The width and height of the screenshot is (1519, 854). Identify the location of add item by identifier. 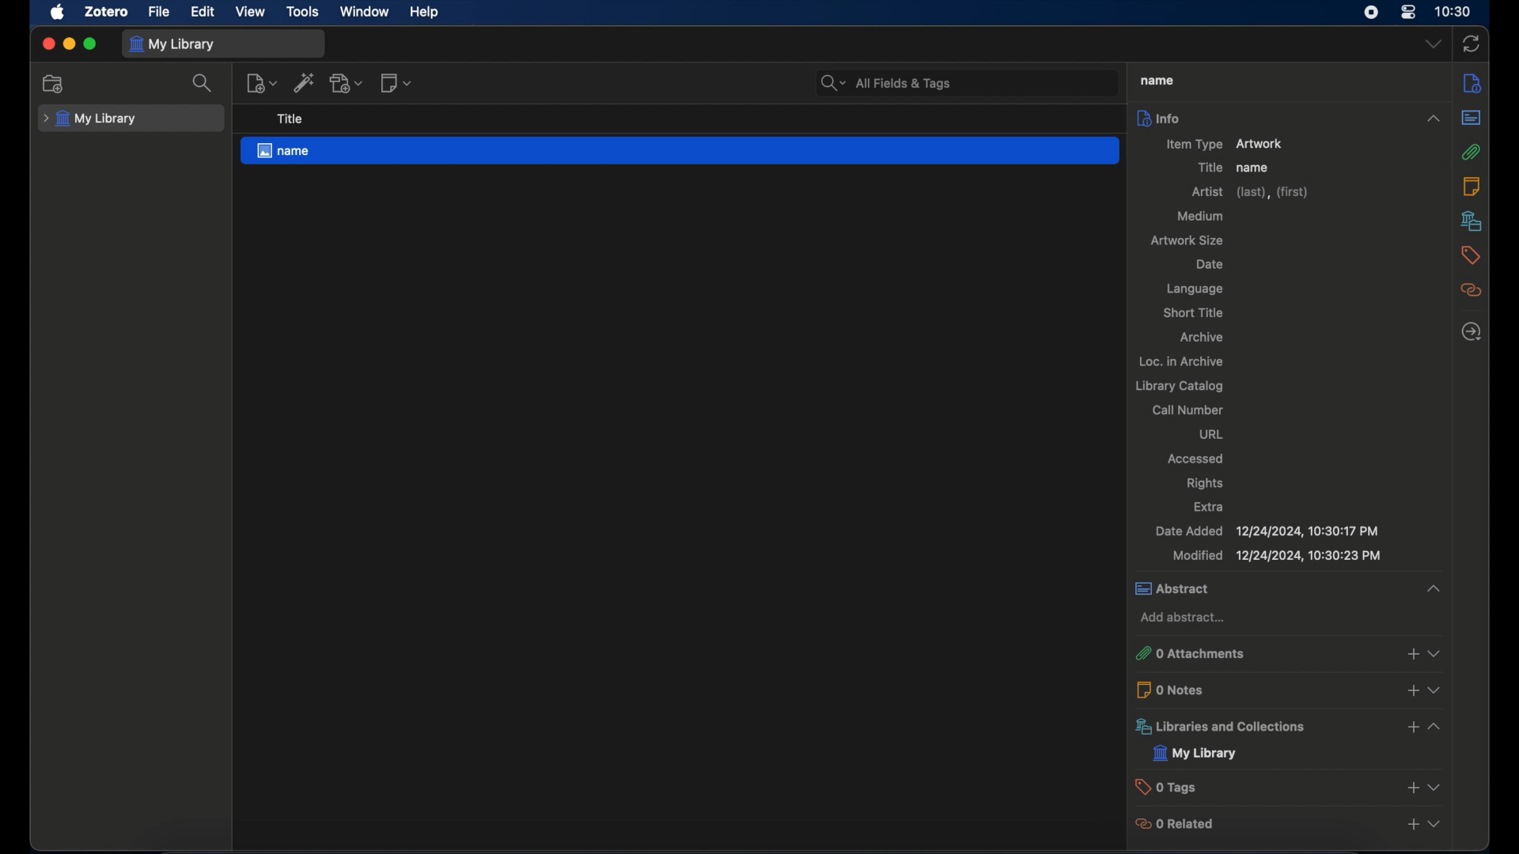
(305, 82).